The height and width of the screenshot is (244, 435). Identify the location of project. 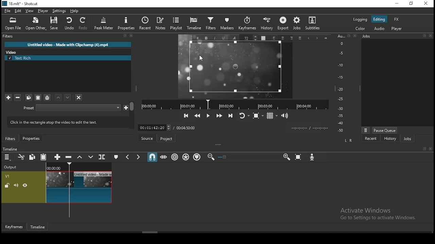
(166, 139).